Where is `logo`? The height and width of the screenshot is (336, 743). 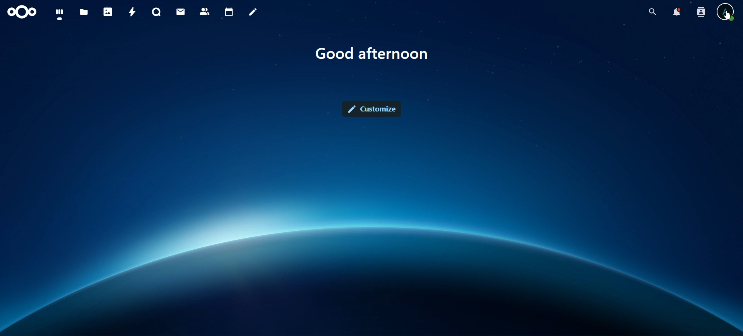
logo is located at coordinates (22, 12).